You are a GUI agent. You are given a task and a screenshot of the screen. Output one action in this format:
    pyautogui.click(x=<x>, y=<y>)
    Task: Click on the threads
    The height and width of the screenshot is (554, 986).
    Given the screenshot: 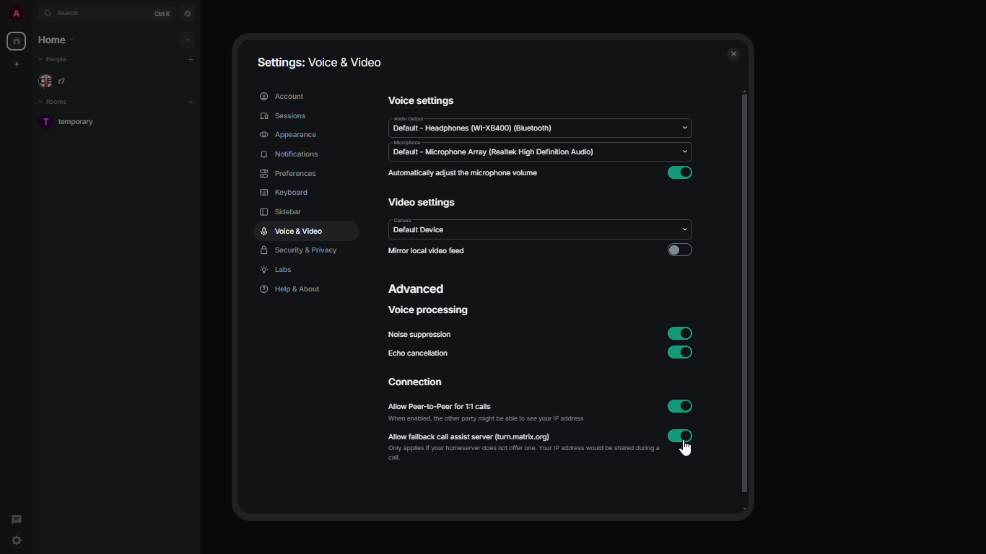 What is the action you would take?
    pyautogui.click(x=14, y=516)
    